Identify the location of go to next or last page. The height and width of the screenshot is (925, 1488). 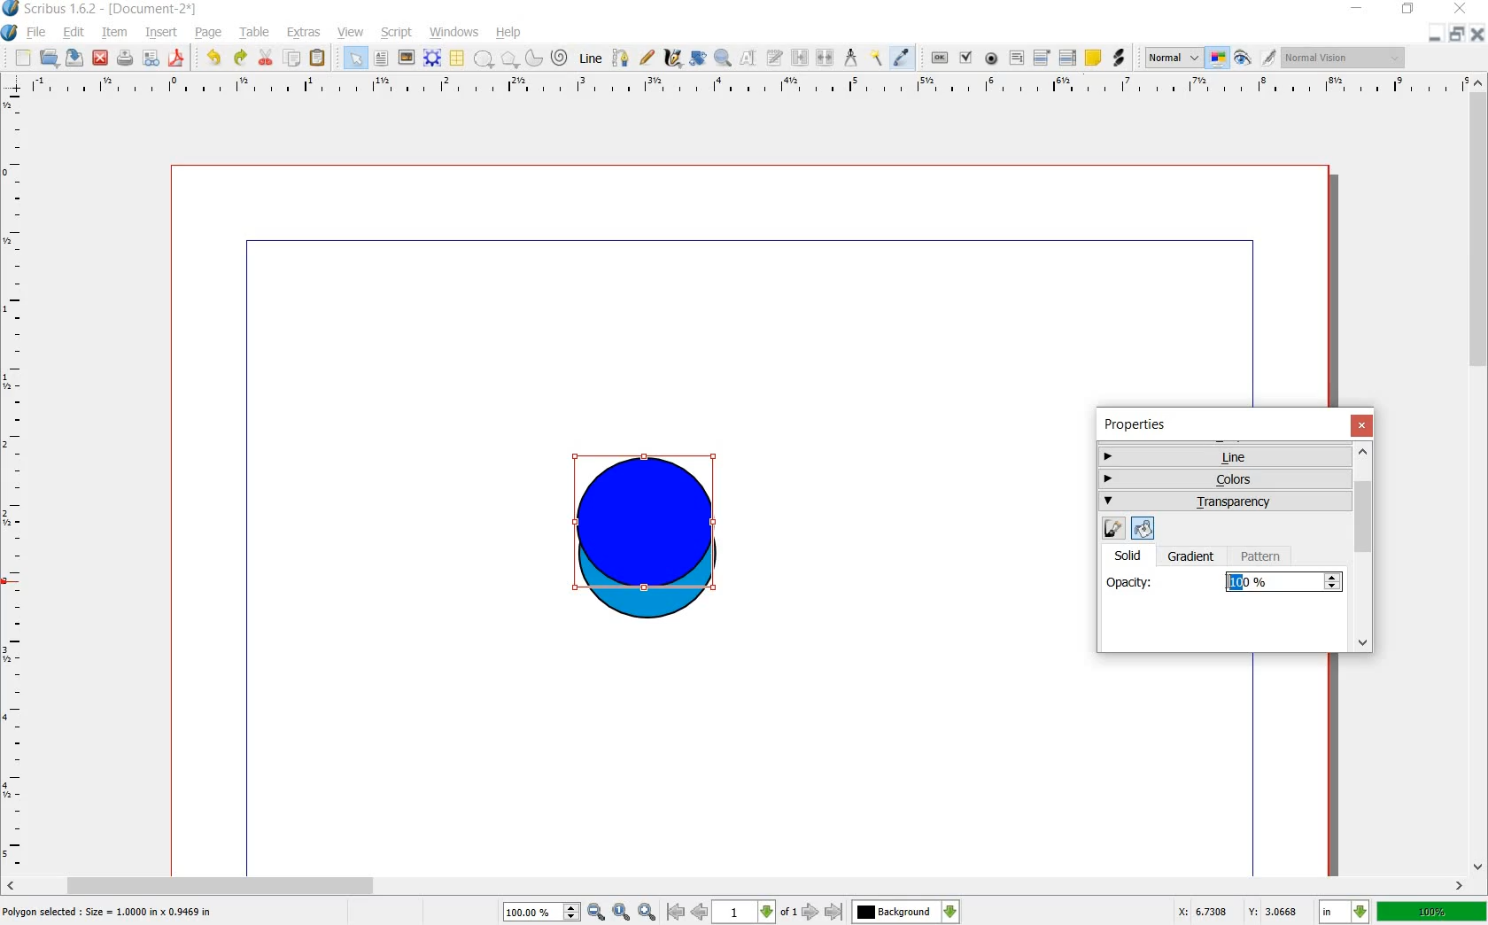
(823, 913).